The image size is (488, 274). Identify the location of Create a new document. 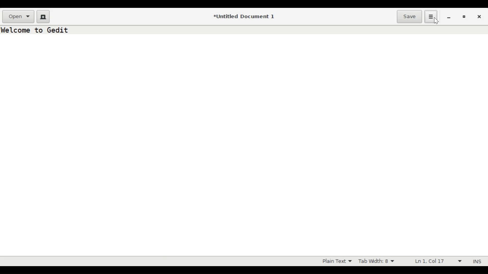
(43, 17).